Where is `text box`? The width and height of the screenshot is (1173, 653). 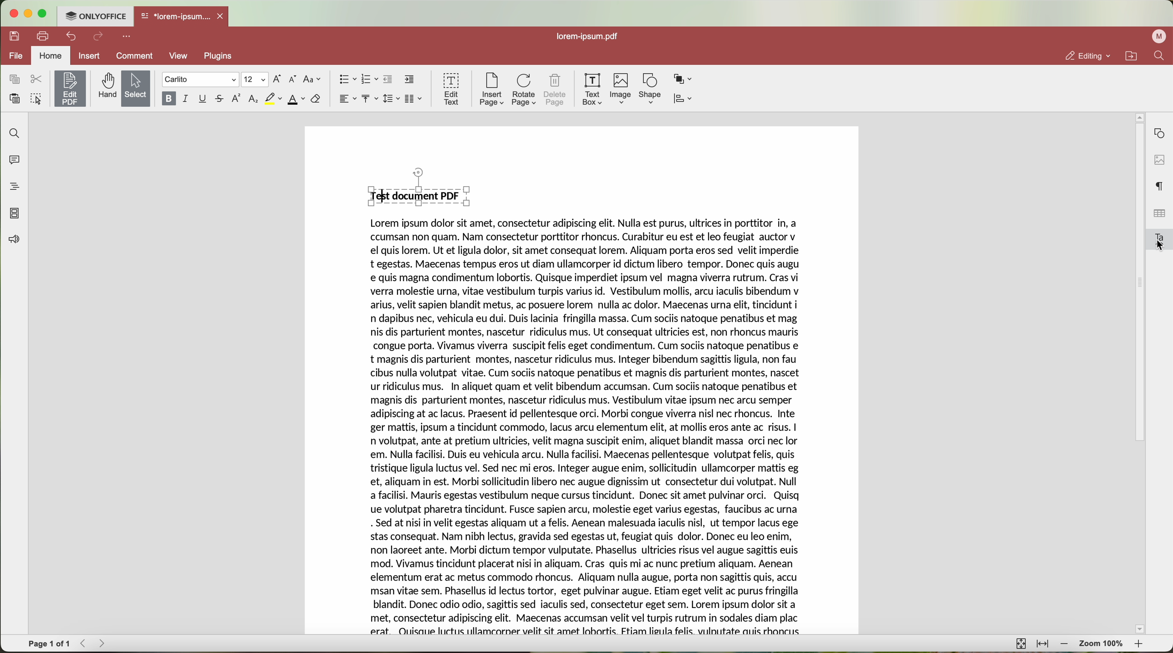 text box is located at coordinates (594, 89).